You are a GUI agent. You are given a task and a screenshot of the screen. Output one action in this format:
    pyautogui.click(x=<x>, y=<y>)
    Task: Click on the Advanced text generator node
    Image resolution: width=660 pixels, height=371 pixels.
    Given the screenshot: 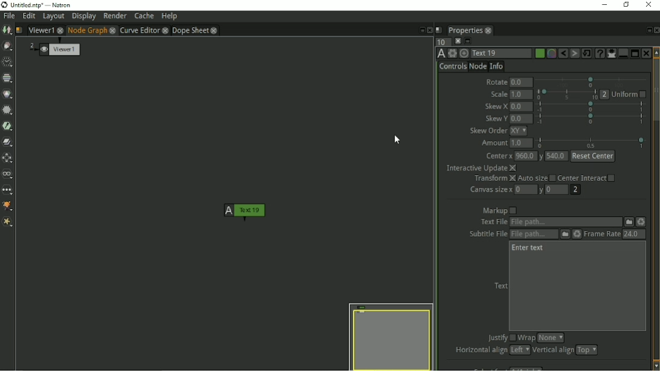 What is the action you would take?
    pyautogui.click(x=600, y=53)
    